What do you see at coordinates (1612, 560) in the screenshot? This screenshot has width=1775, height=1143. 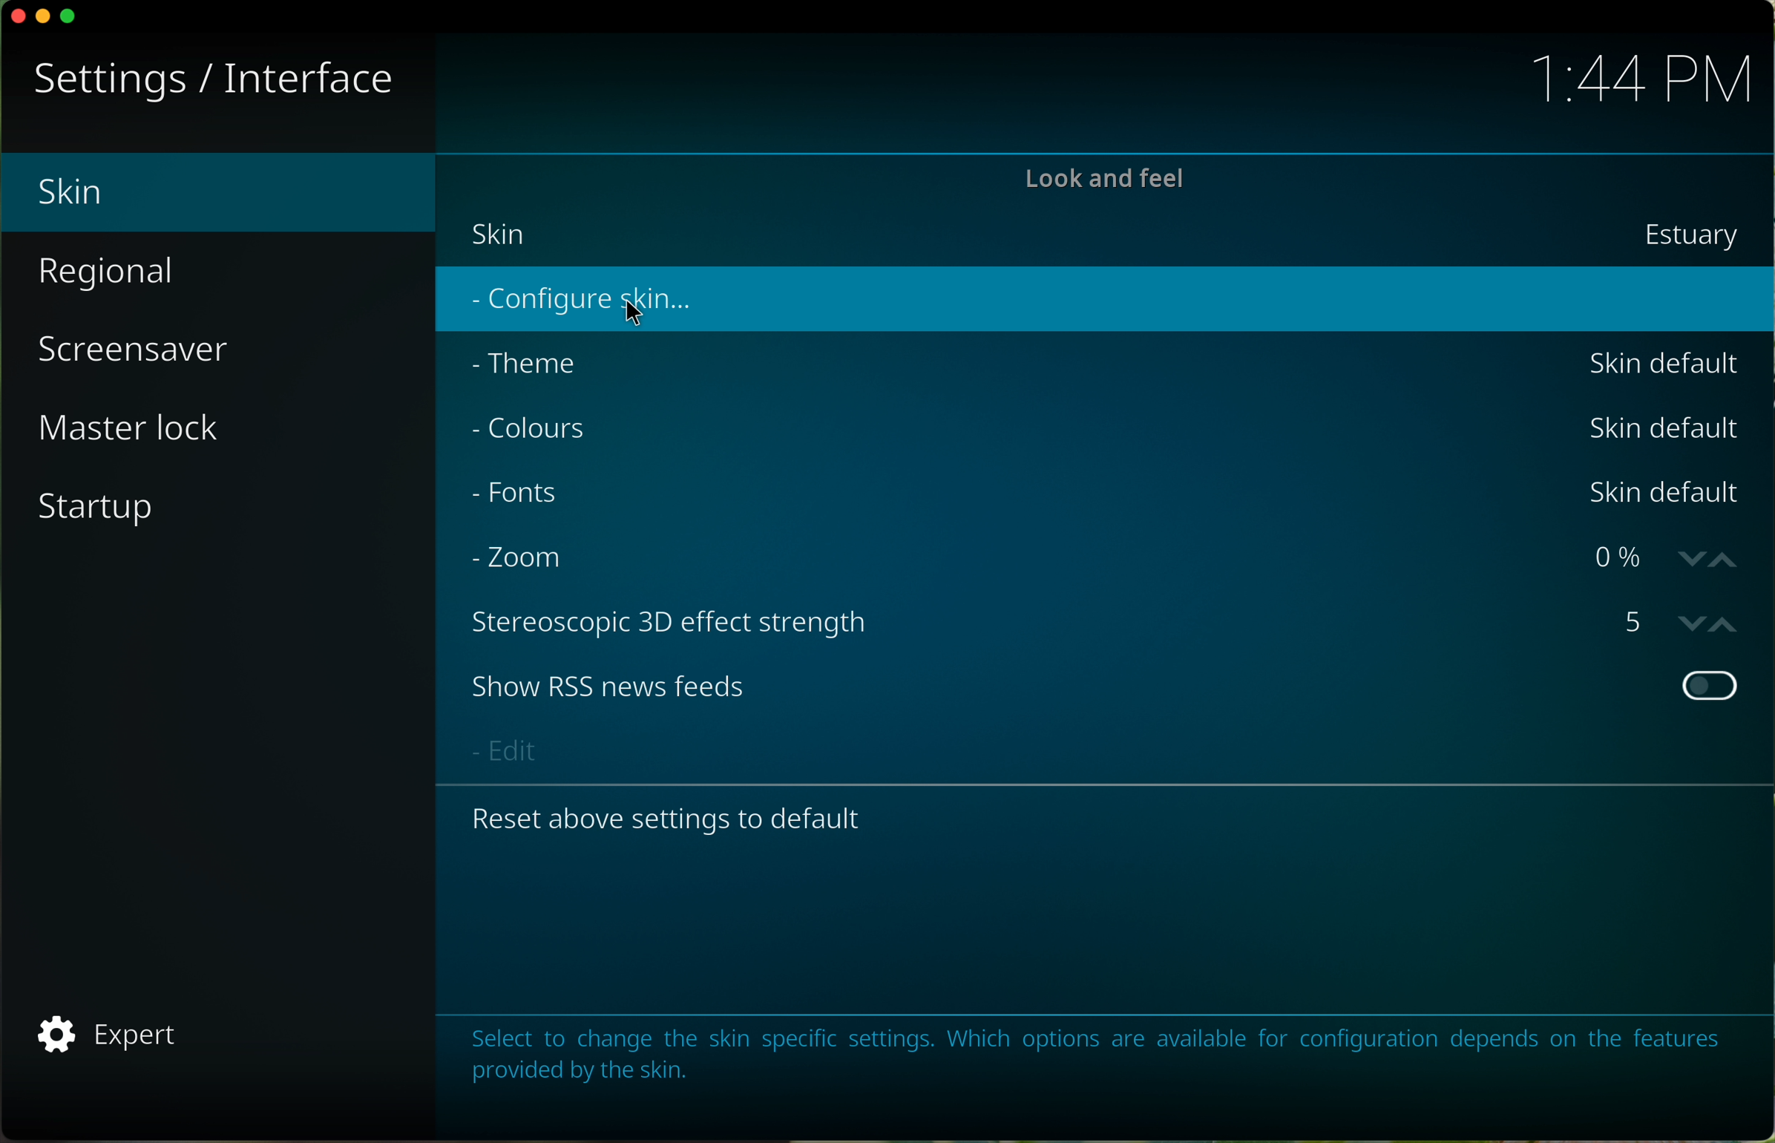 I see `0%` at bounding box center [1612, 560].